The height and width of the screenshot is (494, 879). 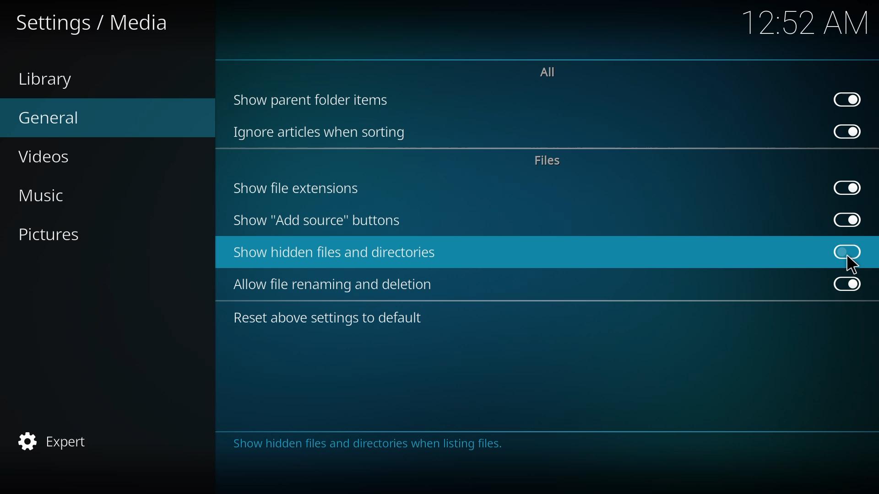 What do you see at coordinates (60, 236) in the screenshot?
I see `pictures` at bounding box center [60, 236].